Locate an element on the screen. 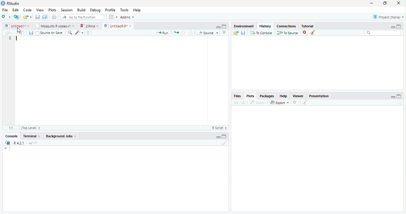  Save current document is located at coordinates (37, 17).